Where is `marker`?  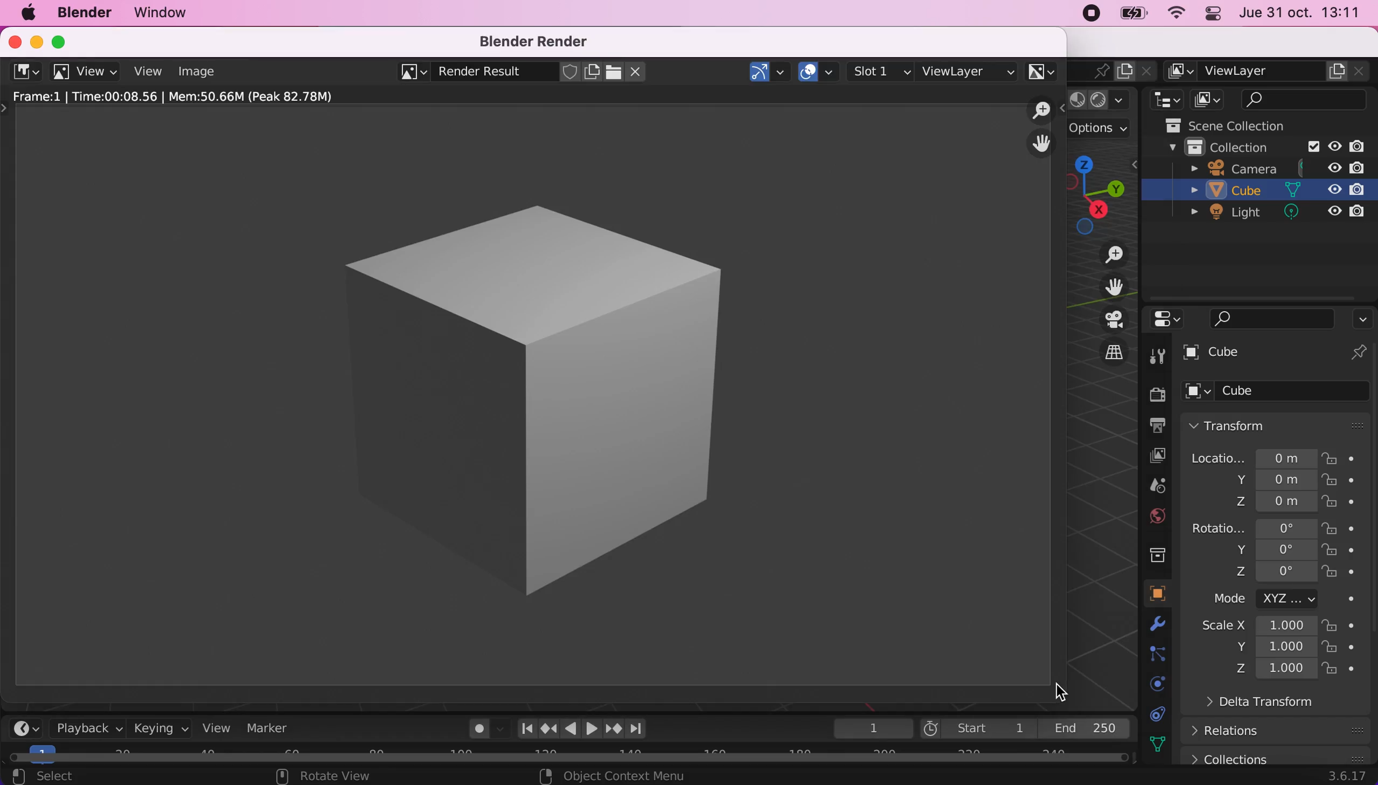 marker is located at coordinates (276, 729).